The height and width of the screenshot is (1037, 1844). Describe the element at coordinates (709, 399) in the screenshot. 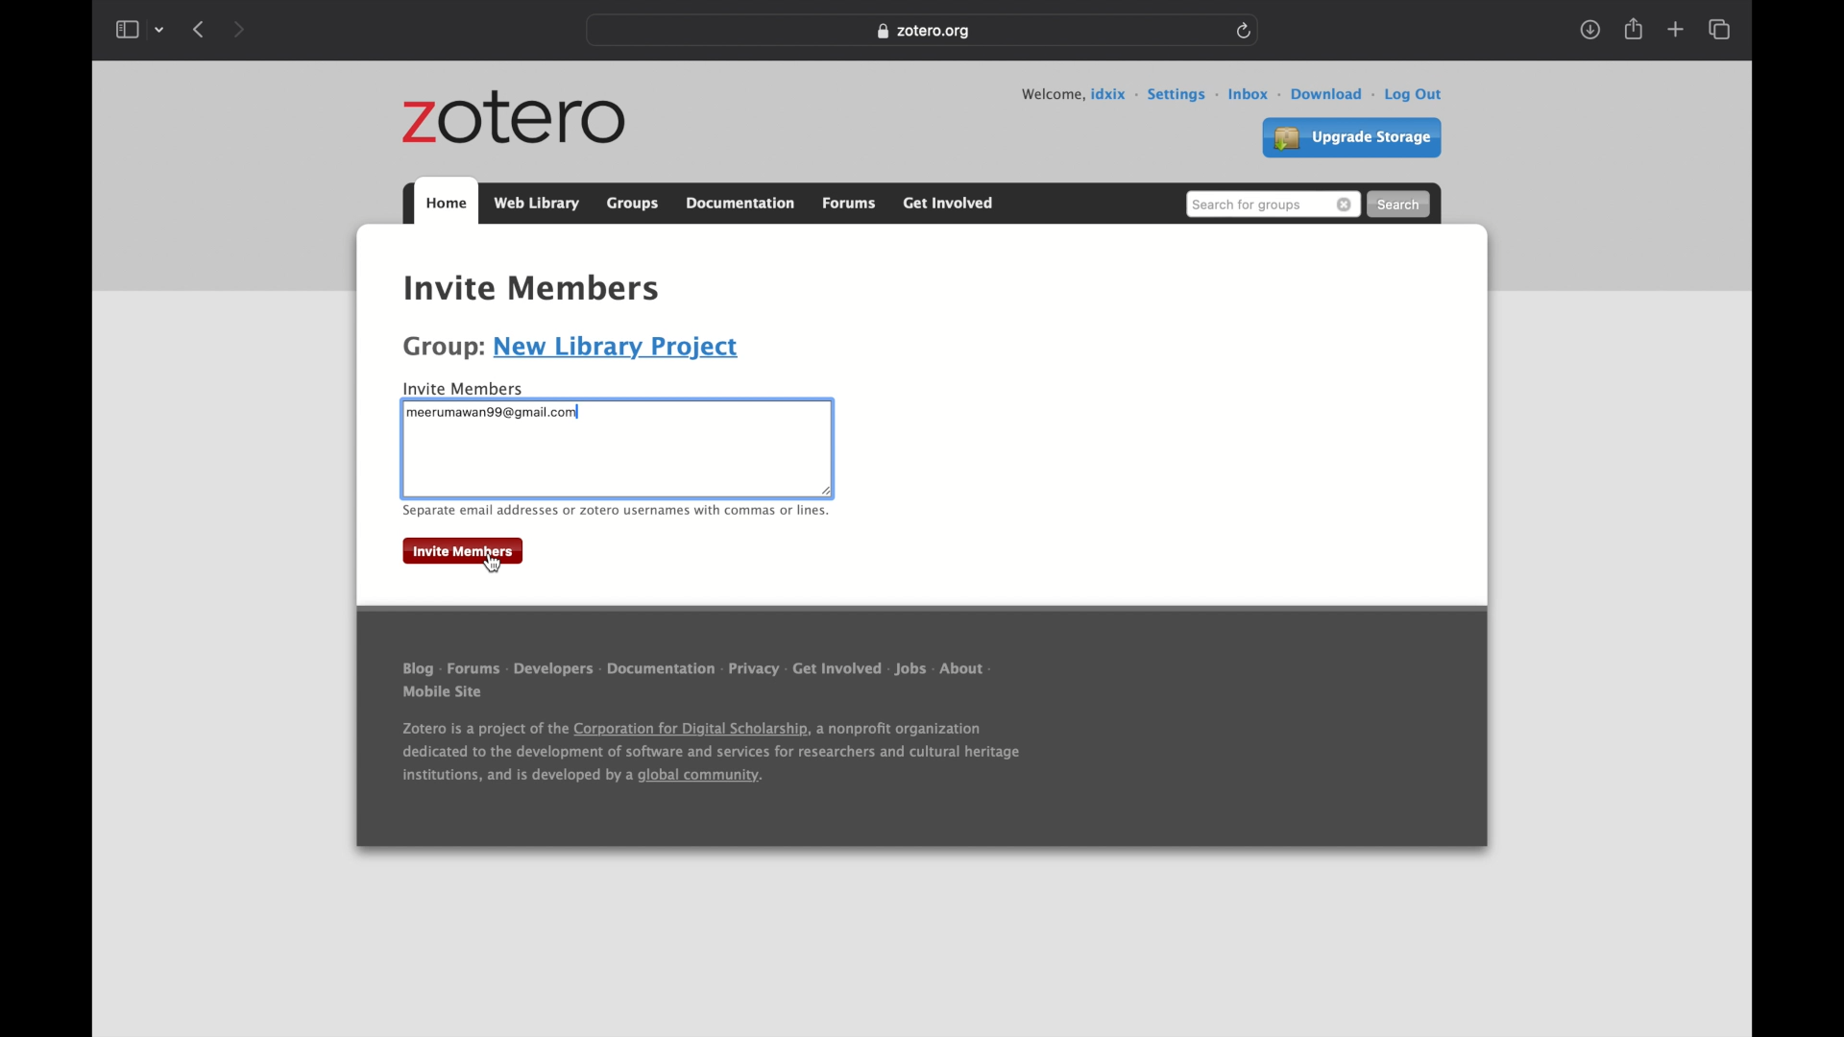

I see `textbox highlight boundary` at that location.